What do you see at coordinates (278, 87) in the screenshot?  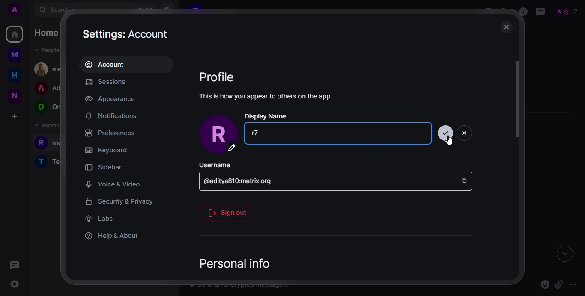 I see `Profile
This is how you appear to others on the app.` at bounding box center [278, 87].